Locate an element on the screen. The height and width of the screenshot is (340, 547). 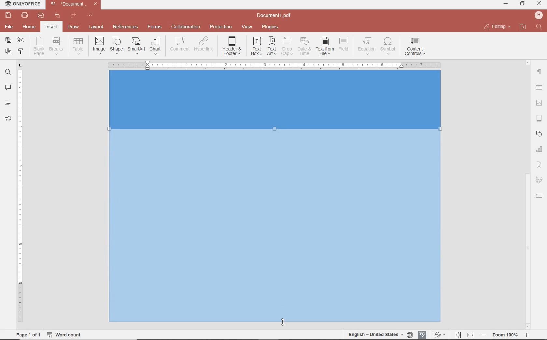
INSERT PAGE OR SECTION BREAK is located at coordinates (56, 46).